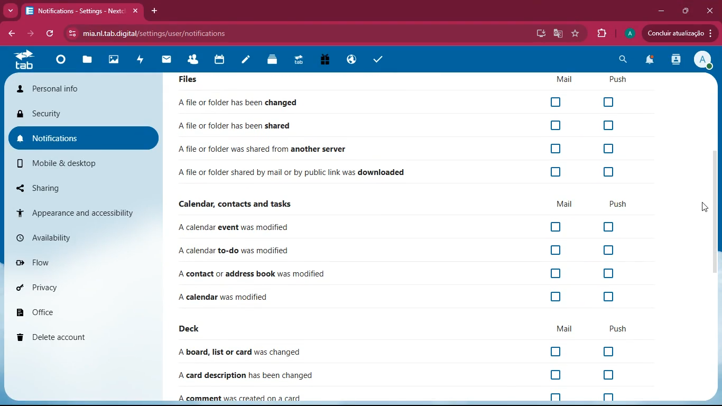  Describe the element at coordinates (616, 204) in the screenshot. I see `push` at that location.